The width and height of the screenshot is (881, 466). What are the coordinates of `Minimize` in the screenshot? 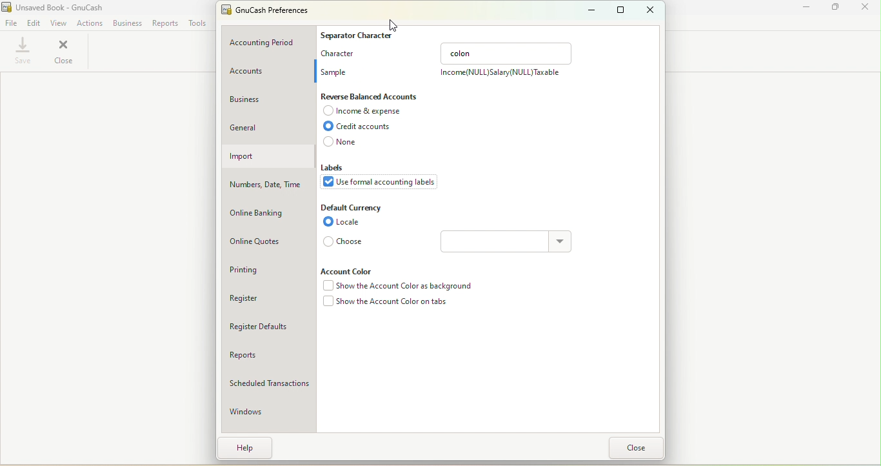 It's located at (802, 8).